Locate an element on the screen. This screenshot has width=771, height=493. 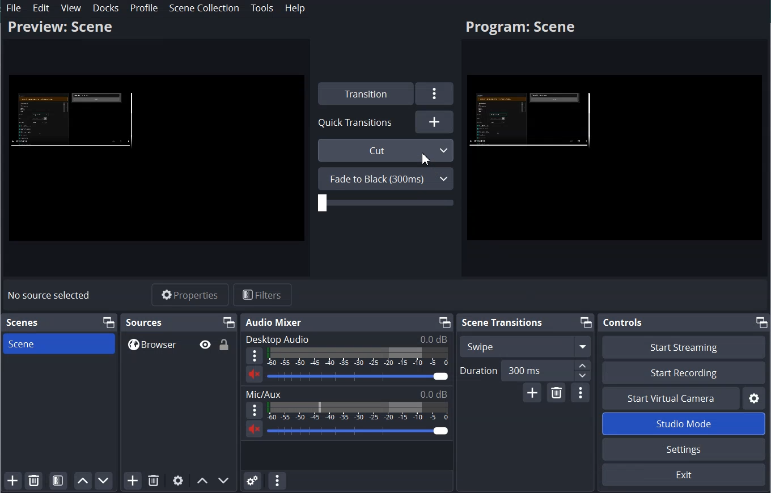
Maximize is located at coordinates (586, 322).